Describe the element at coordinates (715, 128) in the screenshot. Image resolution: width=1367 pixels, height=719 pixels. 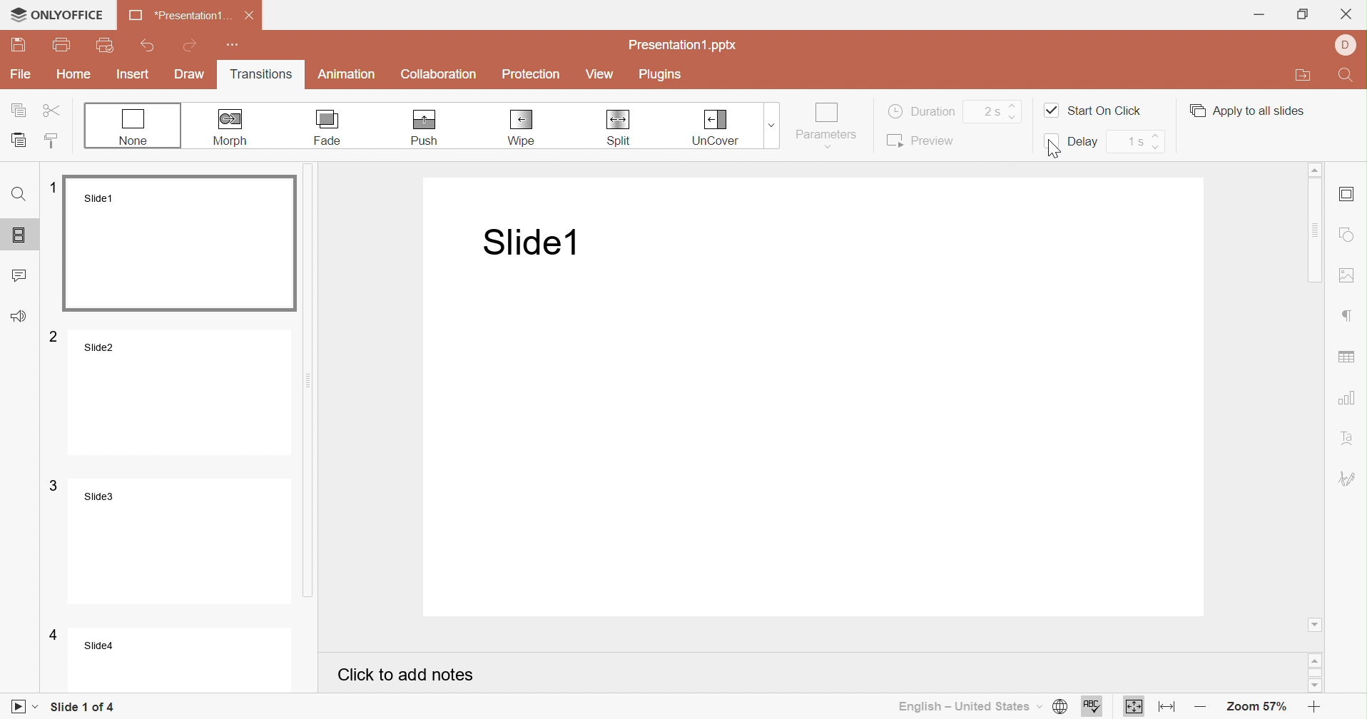
I see `Un-Cover` at that location.